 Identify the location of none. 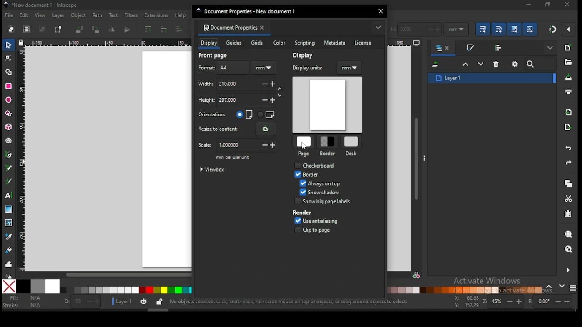
(9, 287).